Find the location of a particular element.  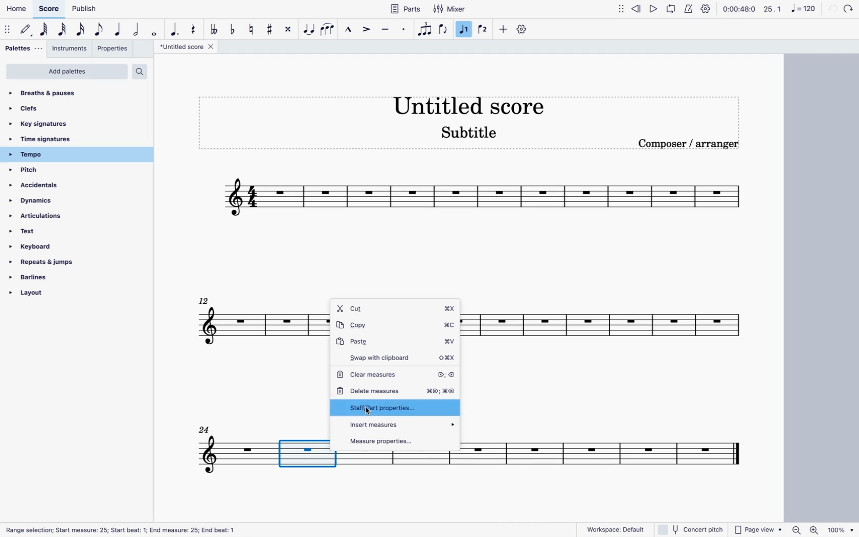

score title is located at coordinates (188, 48).